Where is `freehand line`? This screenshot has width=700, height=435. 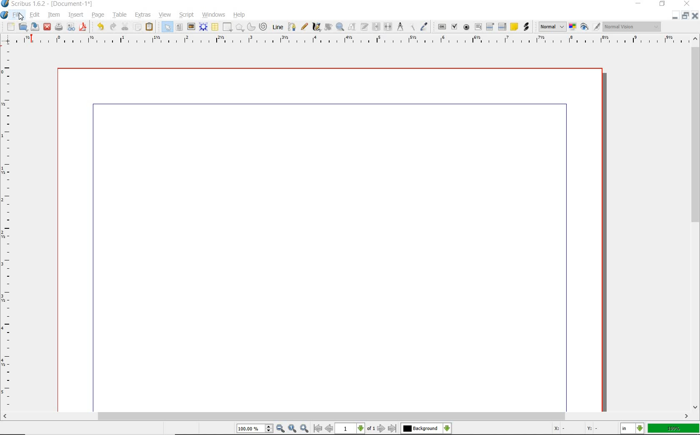
freehand line is located at coordinates (303, 26).